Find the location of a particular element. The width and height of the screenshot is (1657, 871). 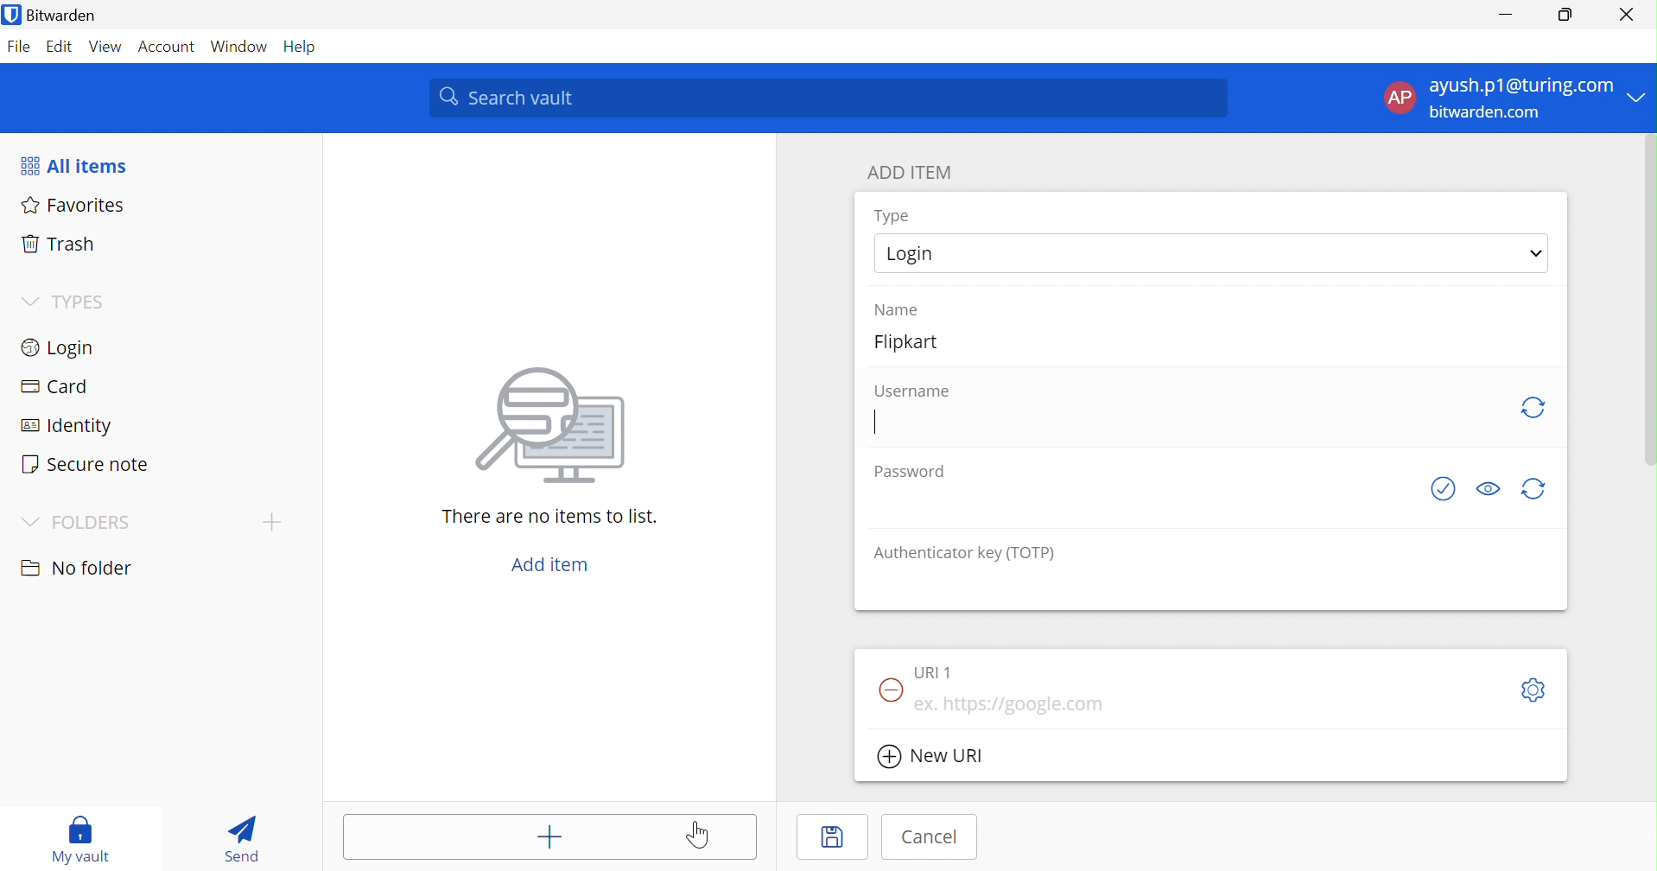

Add item is located at coordinates (551, 565).